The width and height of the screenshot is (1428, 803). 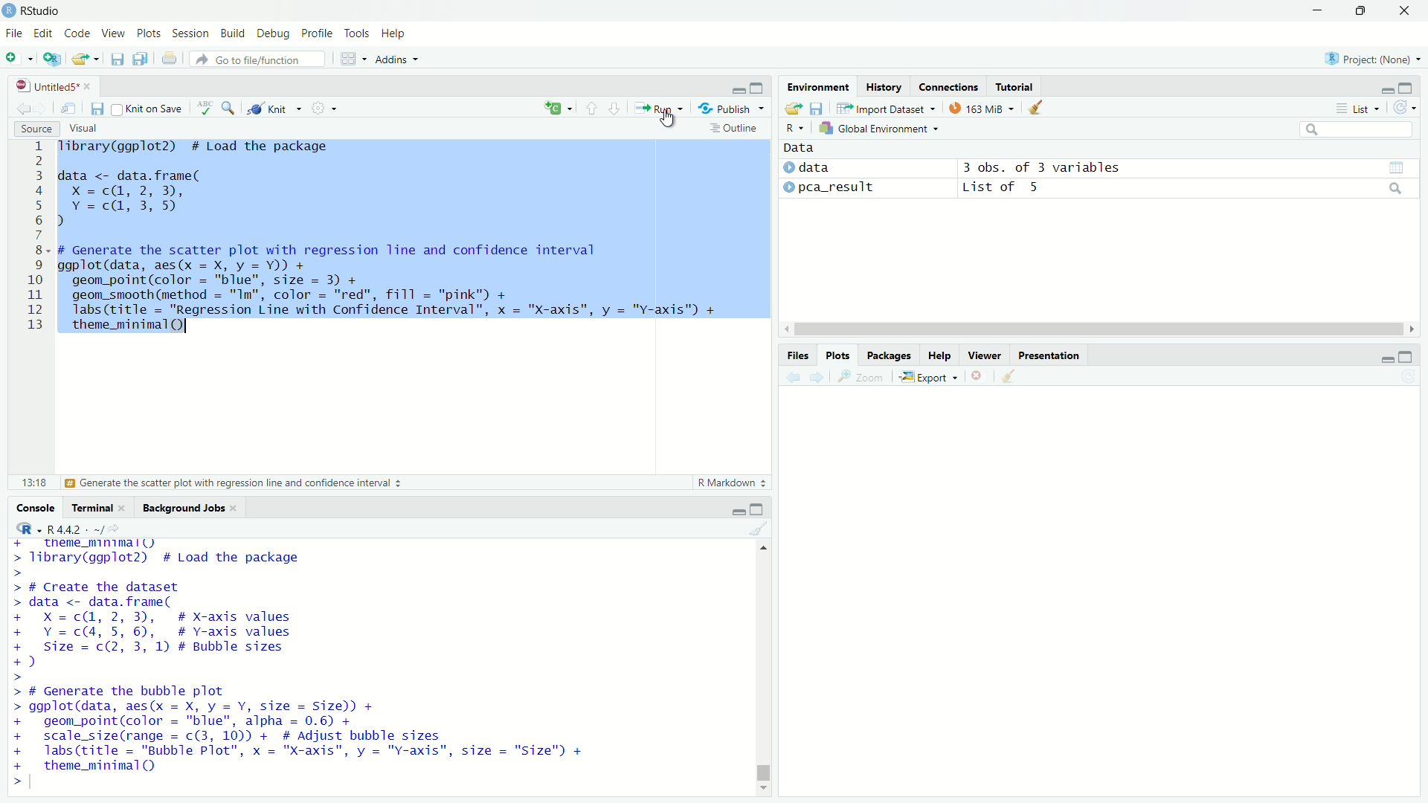 I want to click on Help, so click(x=939, y=355).